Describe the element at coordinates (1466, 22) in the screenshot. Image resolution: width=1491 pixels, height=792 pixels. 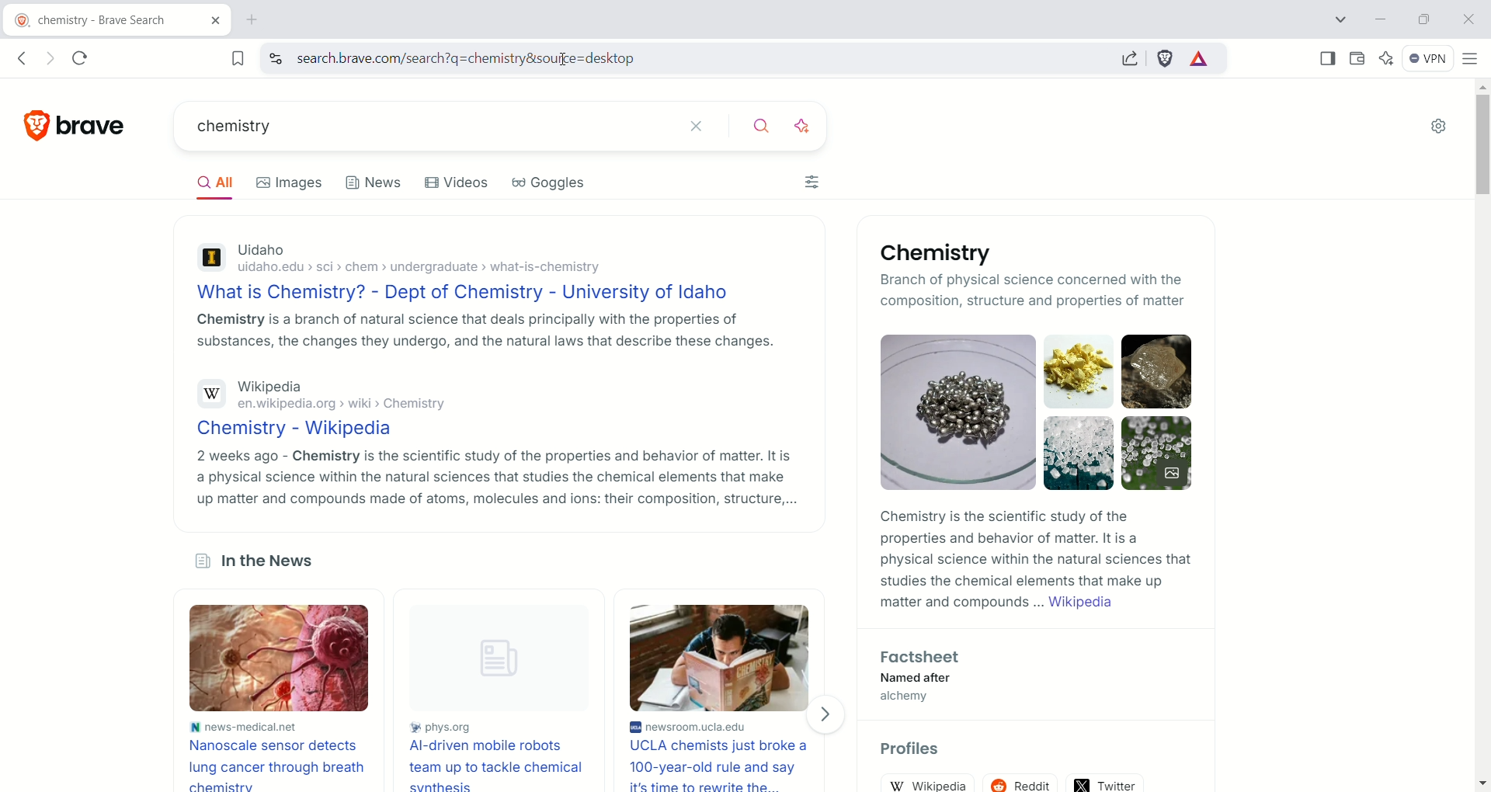
I see `close` at that location.